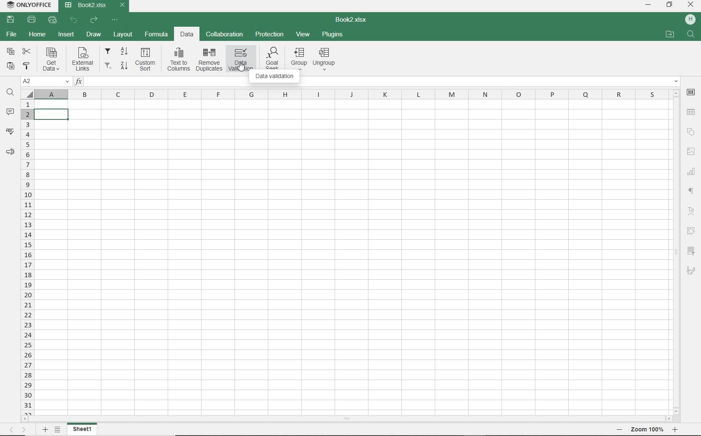  What do you see at coordinates (45, 430) in the screenshot?
I see `ADD SHEET` at bounding box center [45, 430].